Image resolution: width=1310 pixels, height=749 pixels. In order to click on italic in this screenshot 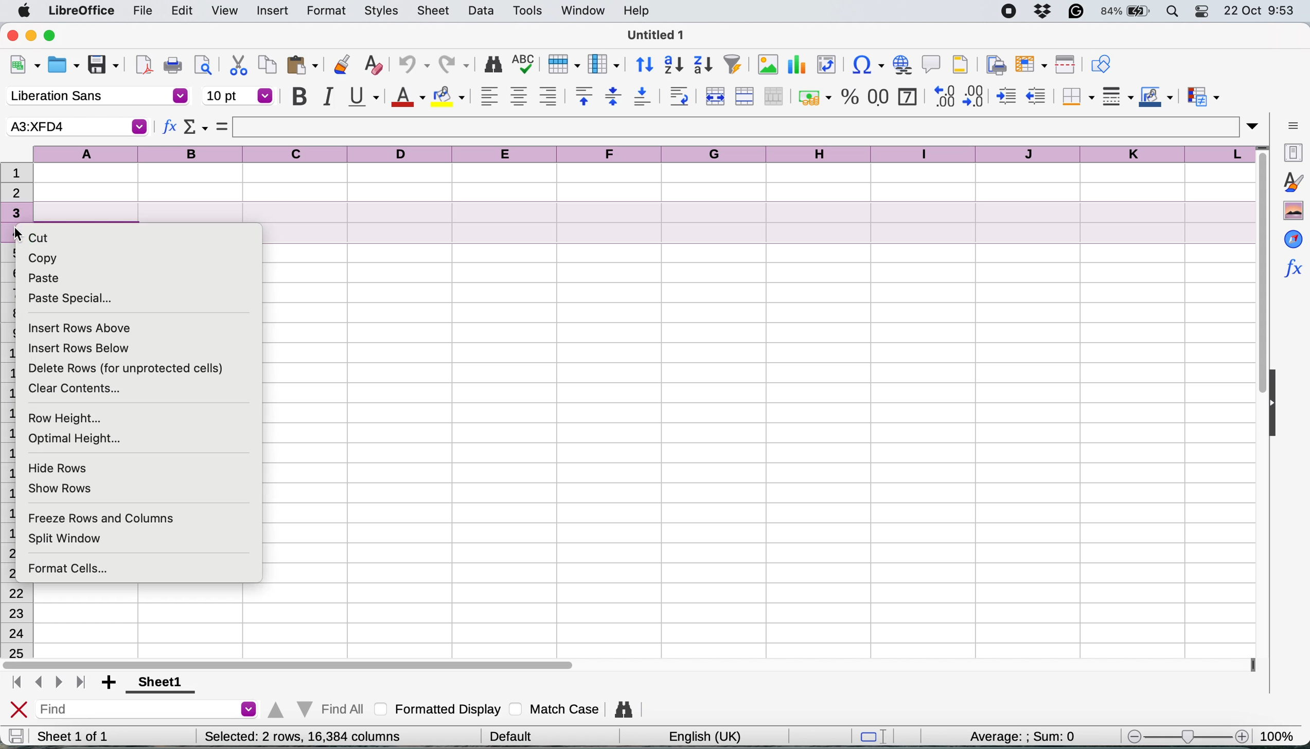, I will do `click(327, 96)`.